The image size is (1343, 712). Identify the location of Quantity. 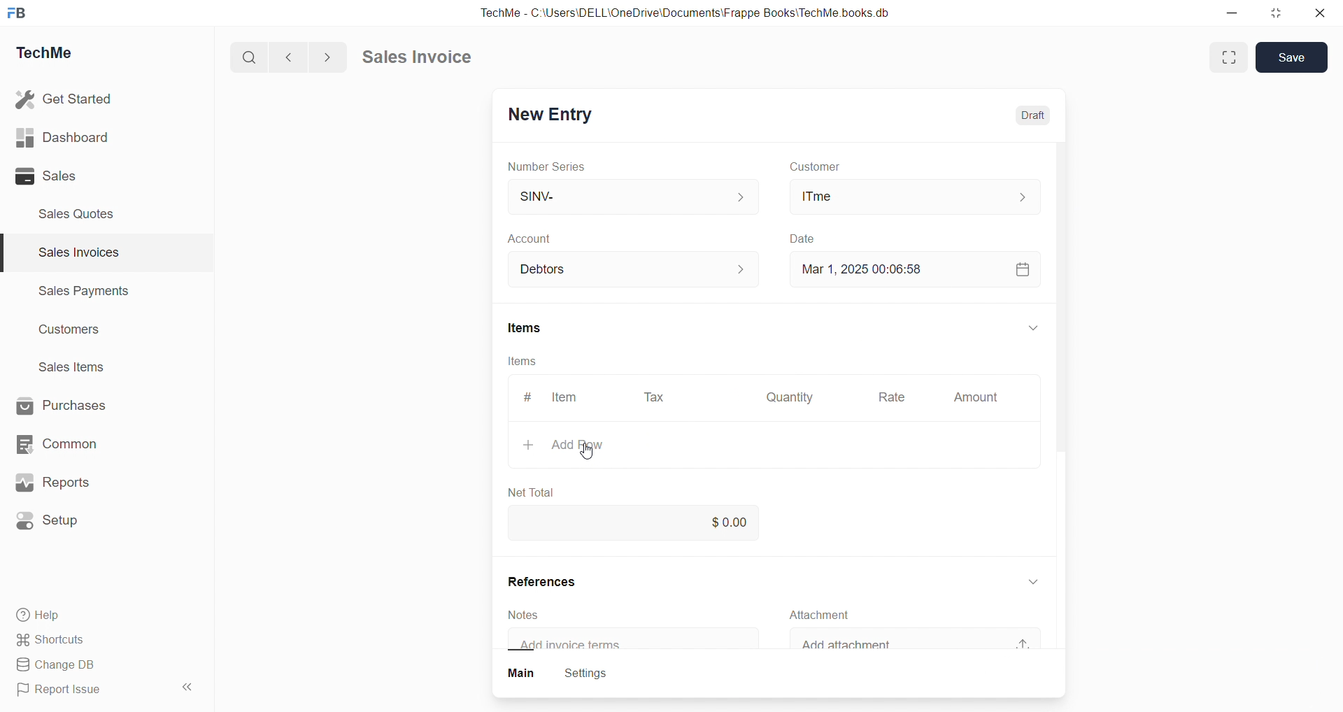
(794, 396).